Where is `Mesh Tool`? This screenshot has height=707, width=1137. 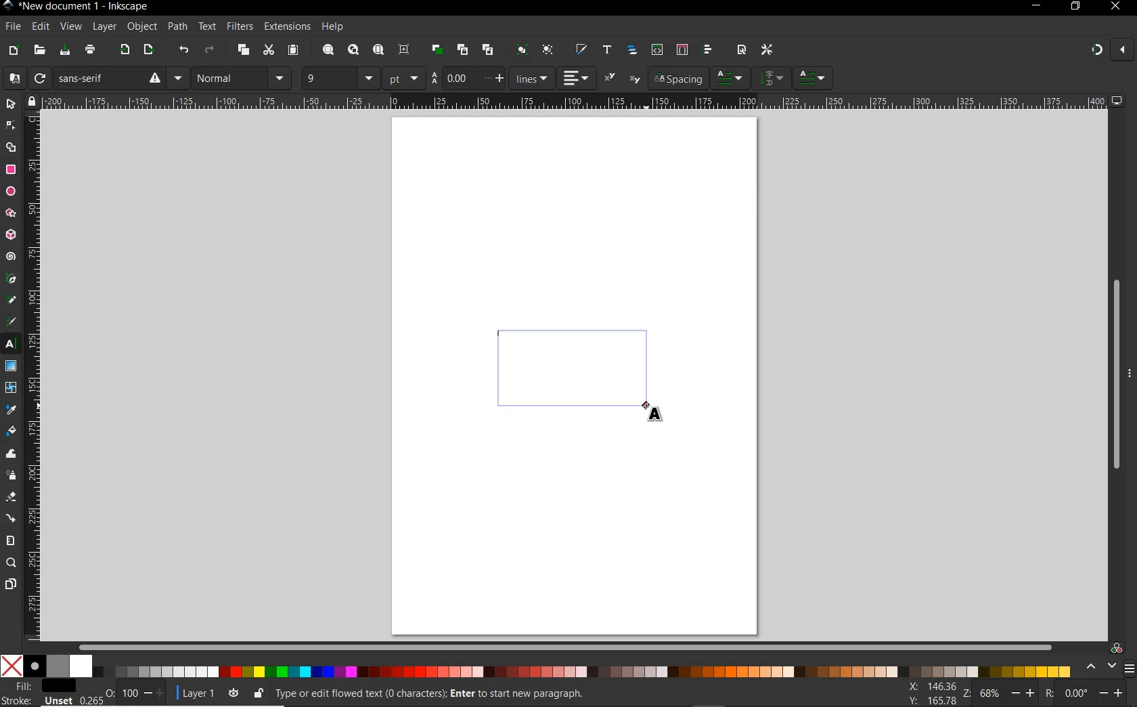 Mesh Tool is located at coordinates (12, 387).